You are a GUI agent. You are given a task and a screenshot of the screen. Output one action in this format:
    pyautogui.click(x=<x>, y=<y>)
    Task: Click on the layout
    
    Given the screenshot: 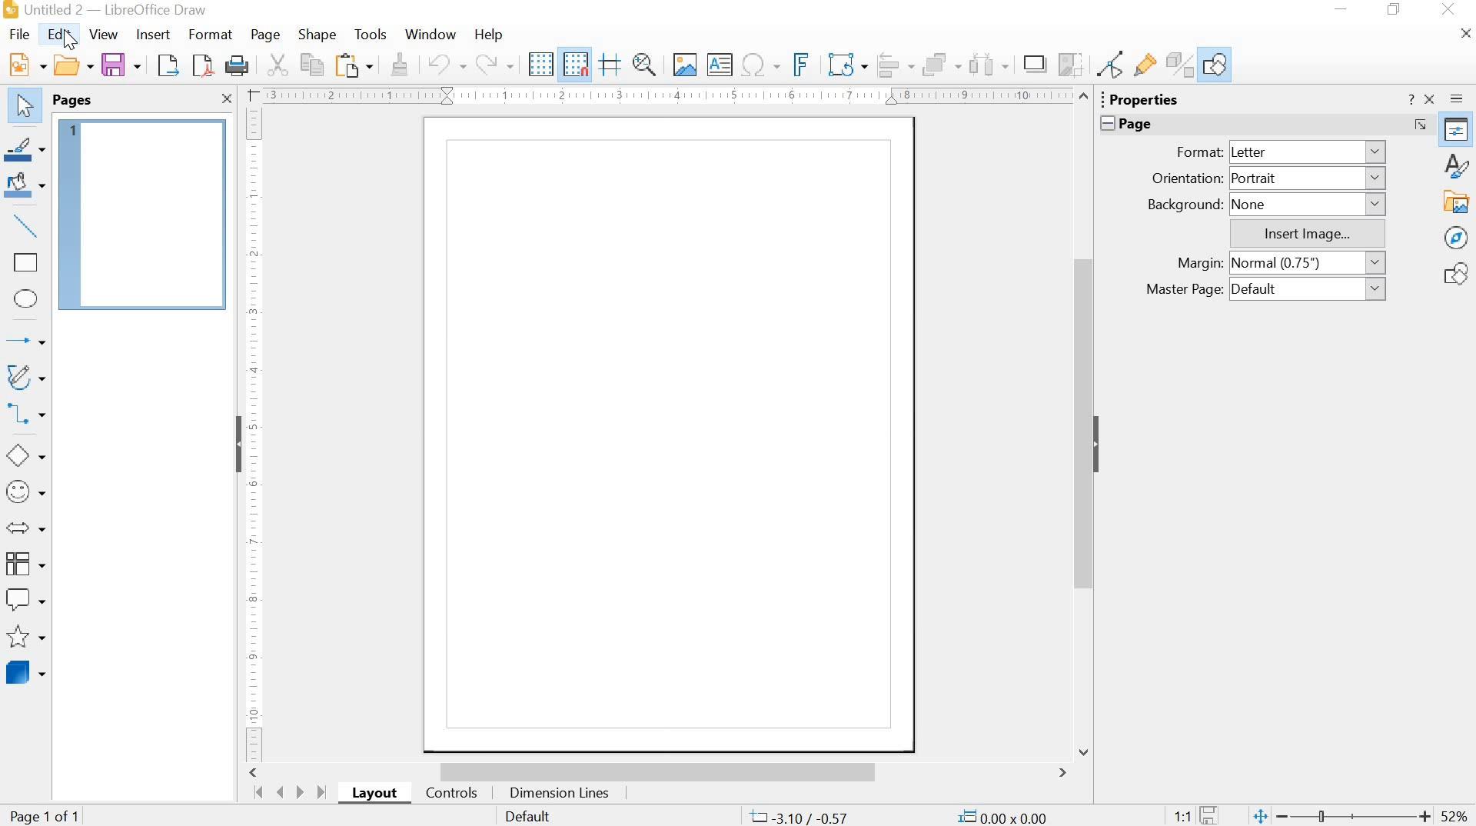 What is the action you would take?
    pyautogui.click(x=377, y=794)
    